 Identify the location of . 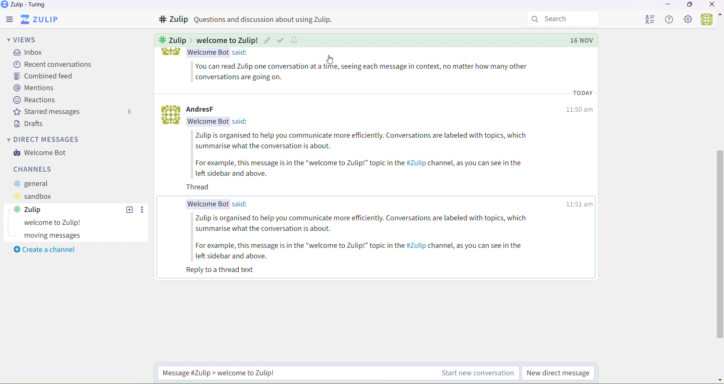
(141, 210).